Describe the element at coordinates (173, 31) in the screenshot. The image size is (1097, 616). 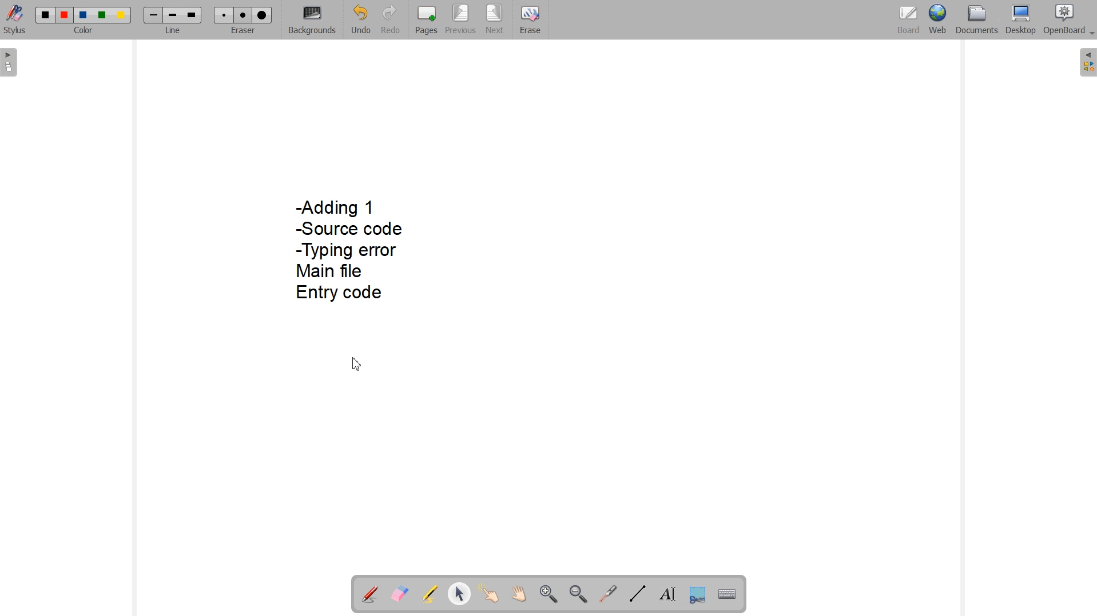
I see `Line` at that location.